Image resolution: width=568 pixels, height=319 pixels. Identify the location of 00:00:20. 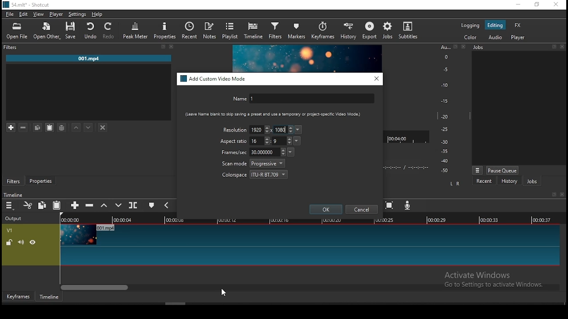
(331, 219).